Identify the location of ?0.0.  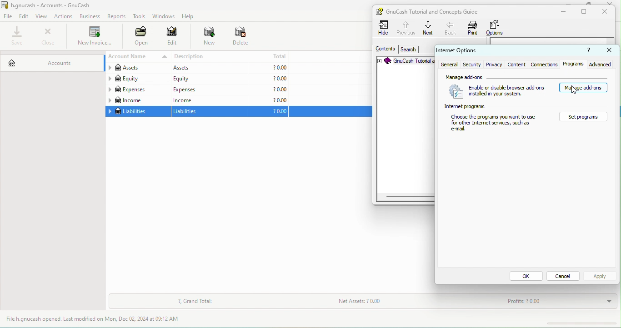
(270, 112).